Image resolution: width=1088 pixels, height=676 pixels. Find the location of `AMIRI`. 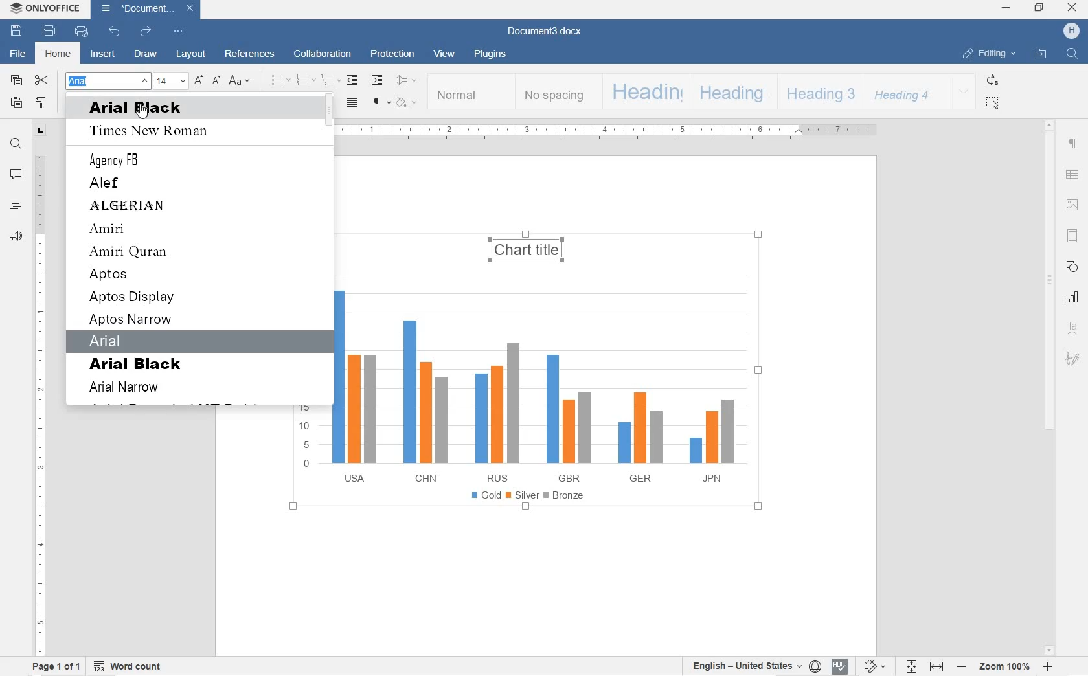

AMIRI is located at coordinates (126, 230).